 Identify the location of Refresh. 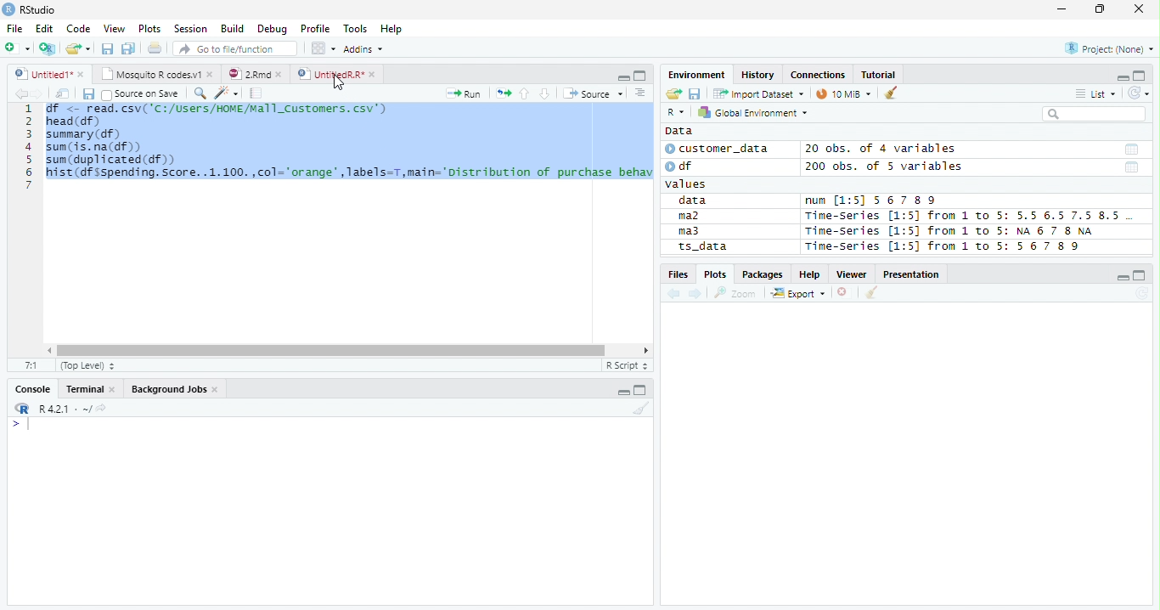
(1142, 294).